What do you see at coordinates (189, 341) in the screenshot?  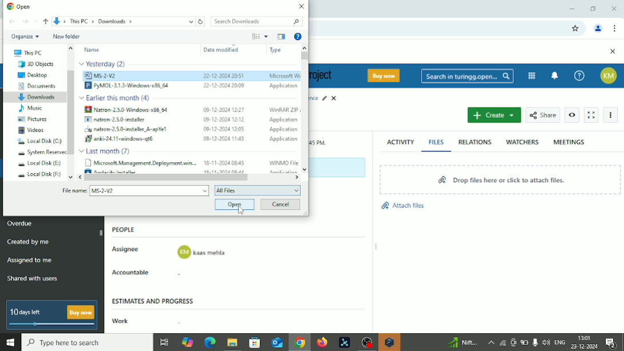 I see `Copilot` at bounding box center [189, 341].